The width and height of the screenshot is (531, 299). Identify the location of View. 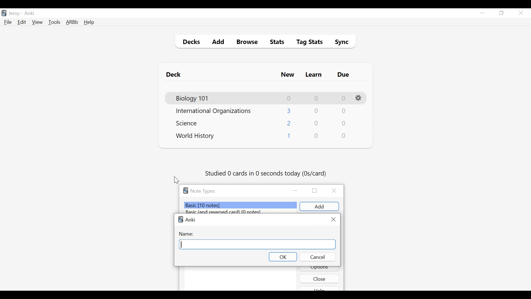
(38, 22).